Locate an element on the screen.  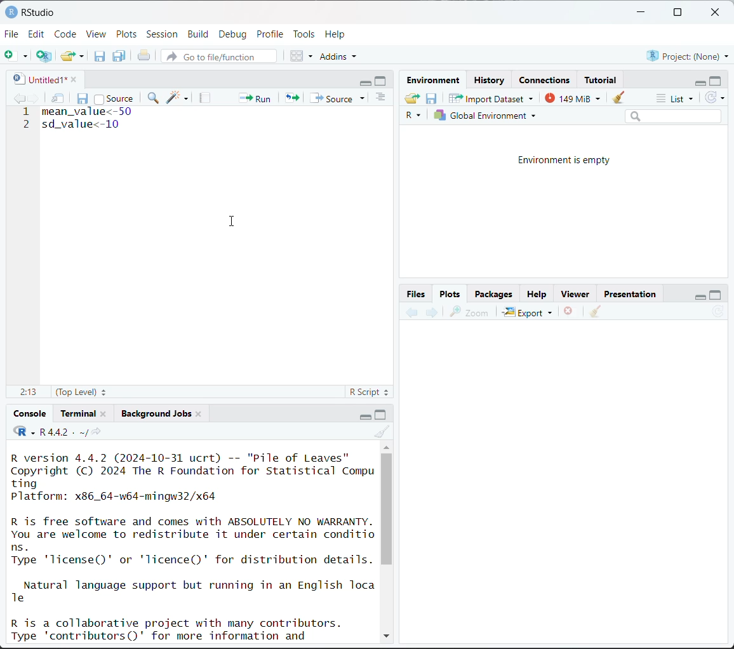
save current document is located at coordinates (83, 97).